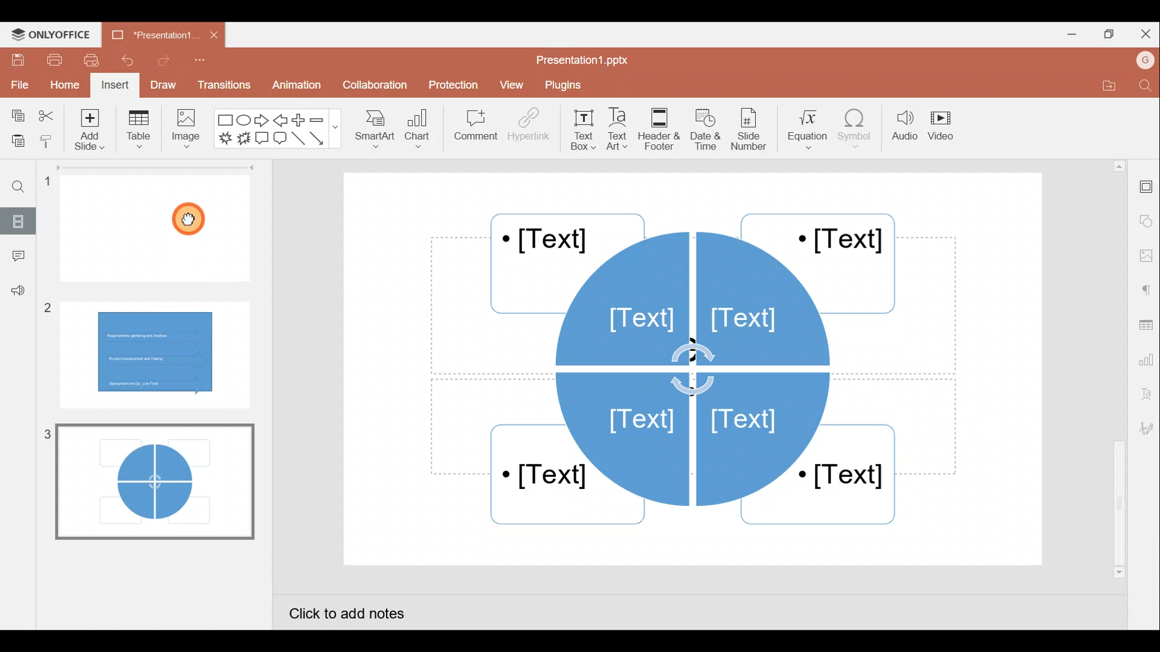  What do you see at coordinates (298, 139) in the screenshot?
I see `Line` at bounding box center [298, 139].